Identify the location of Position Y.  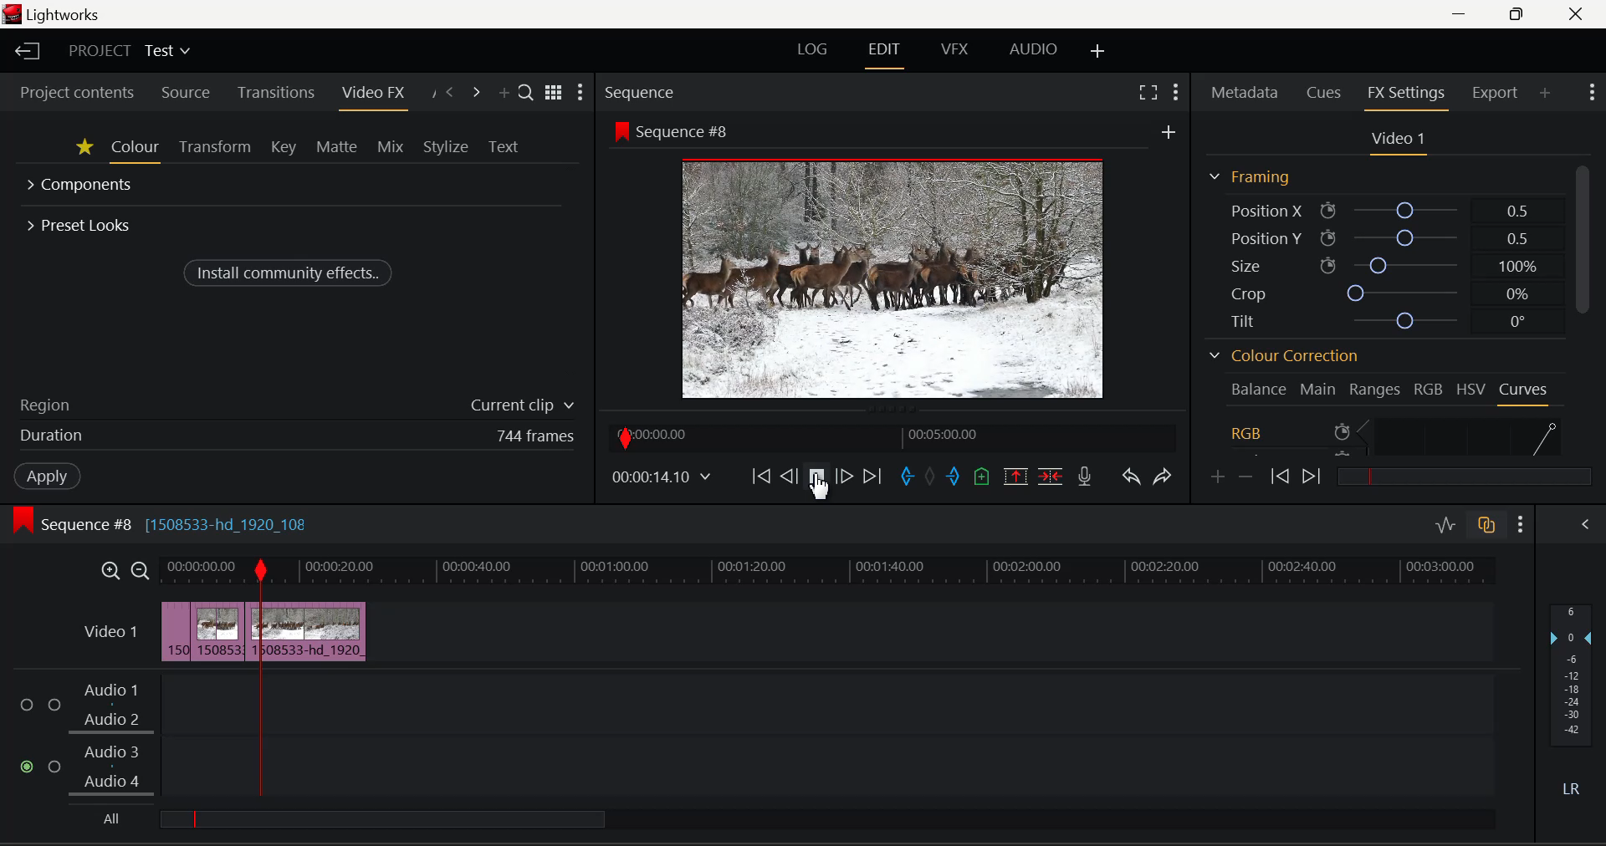
(1381, 237).